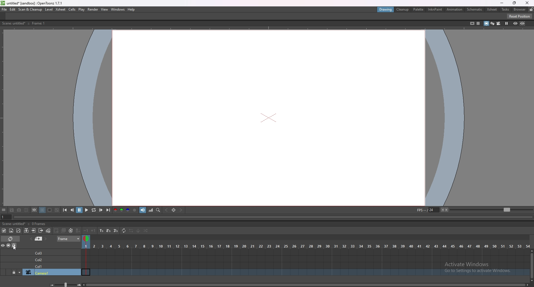 Image resolution: width=534 pixels, height=287 pixels. Describe the element at coordinates (78, 231) in the screenshot. I see `fill in empty cells` at that location.